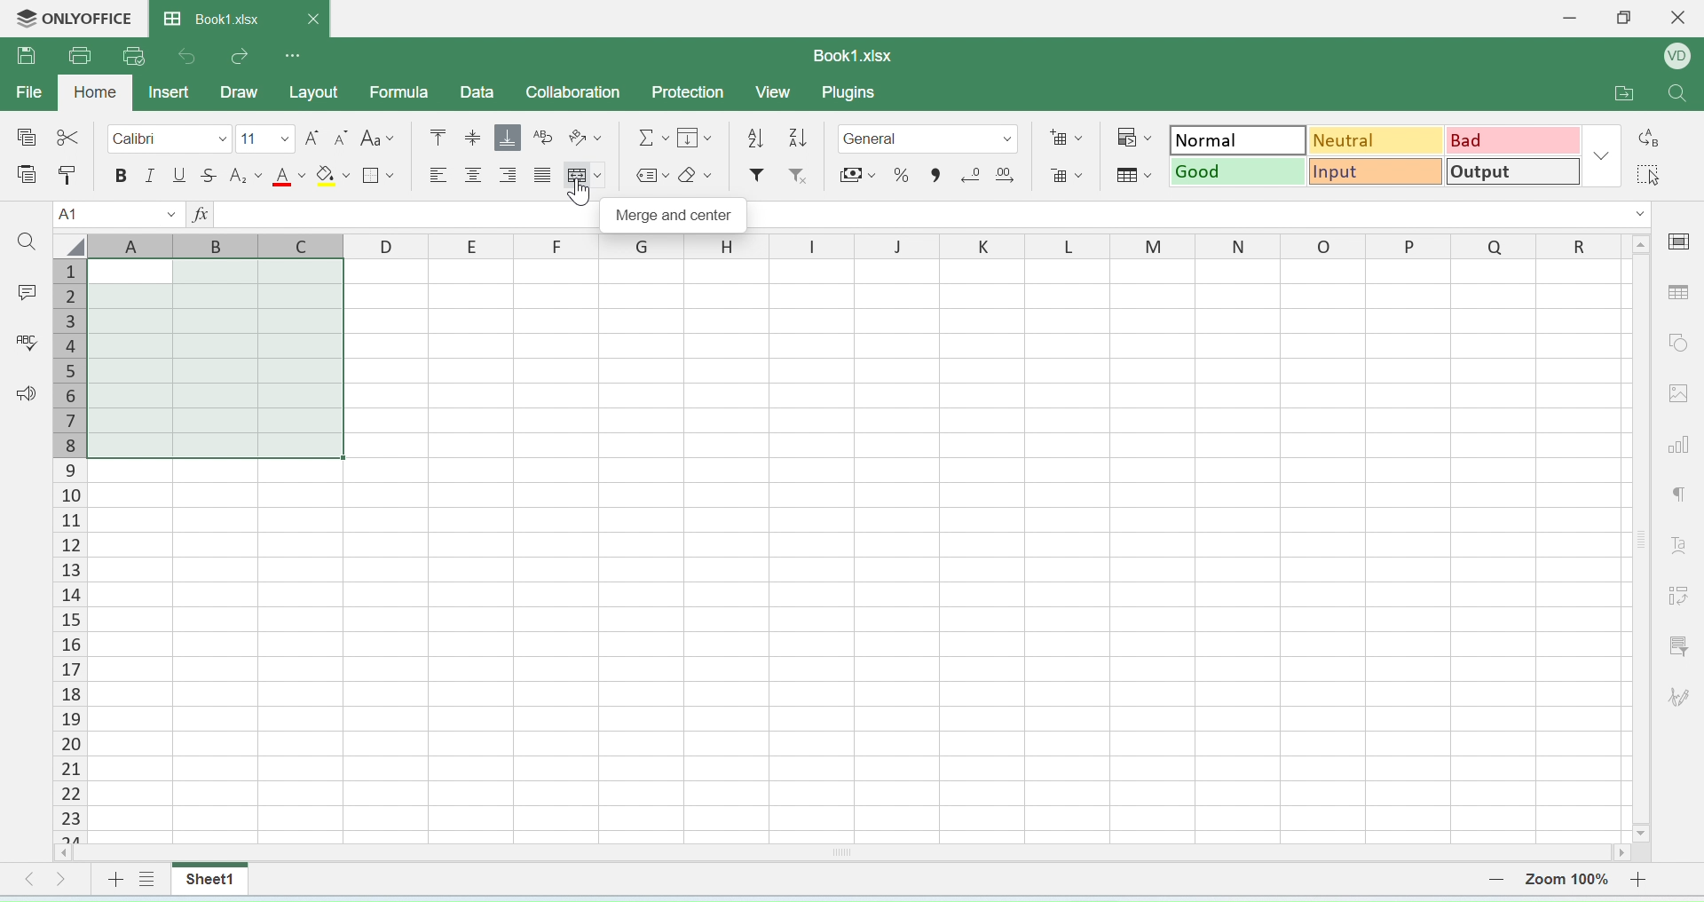  What do you see at coordinates (243, 16) in the screenshot?
I see `book1.xlsx` at bounding box center [243, 16].